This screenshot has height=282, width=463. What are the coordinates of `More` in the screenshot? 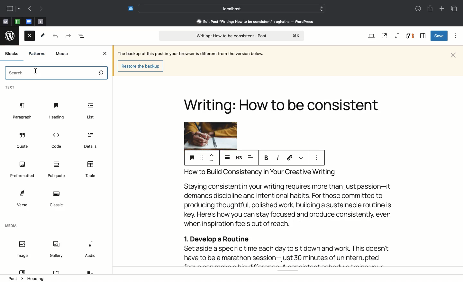 It's located at (302, 158).